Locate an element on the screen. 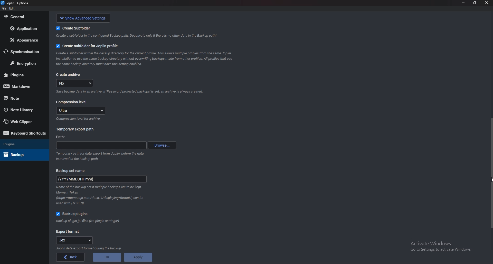 The height and width of the screenshot is (264, 493). Ultra is located at coordinates (82, 111).